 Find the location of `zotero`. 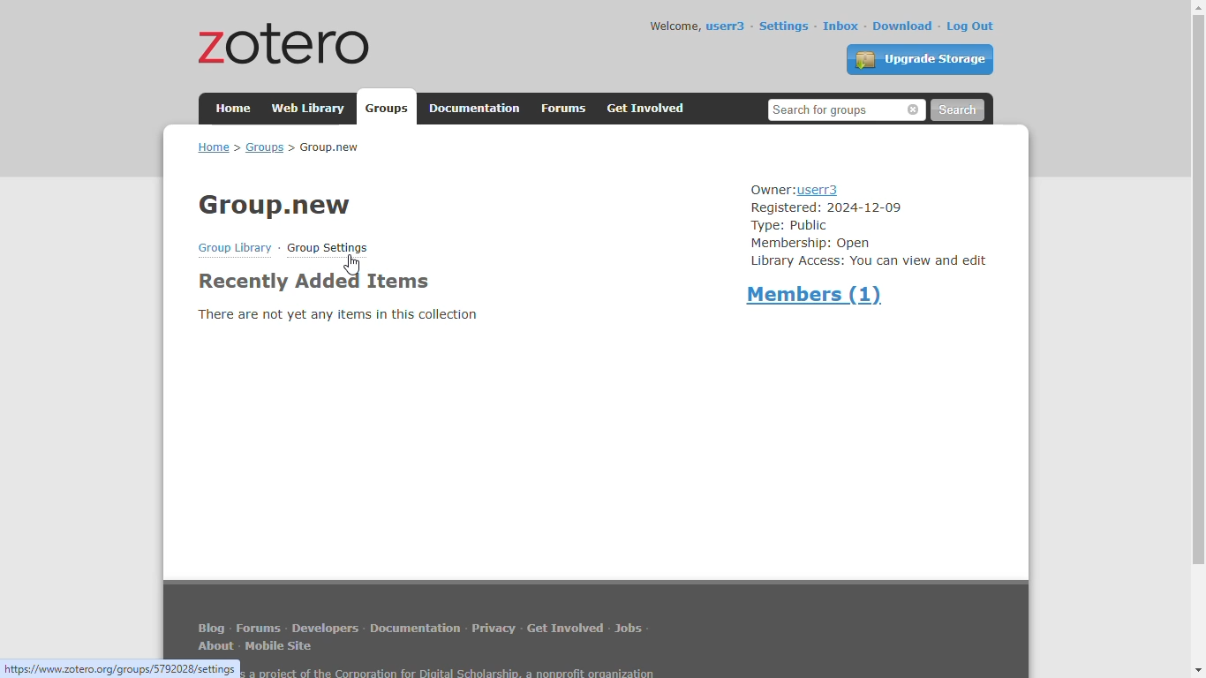

zotero is located at coordinates (285, 42).